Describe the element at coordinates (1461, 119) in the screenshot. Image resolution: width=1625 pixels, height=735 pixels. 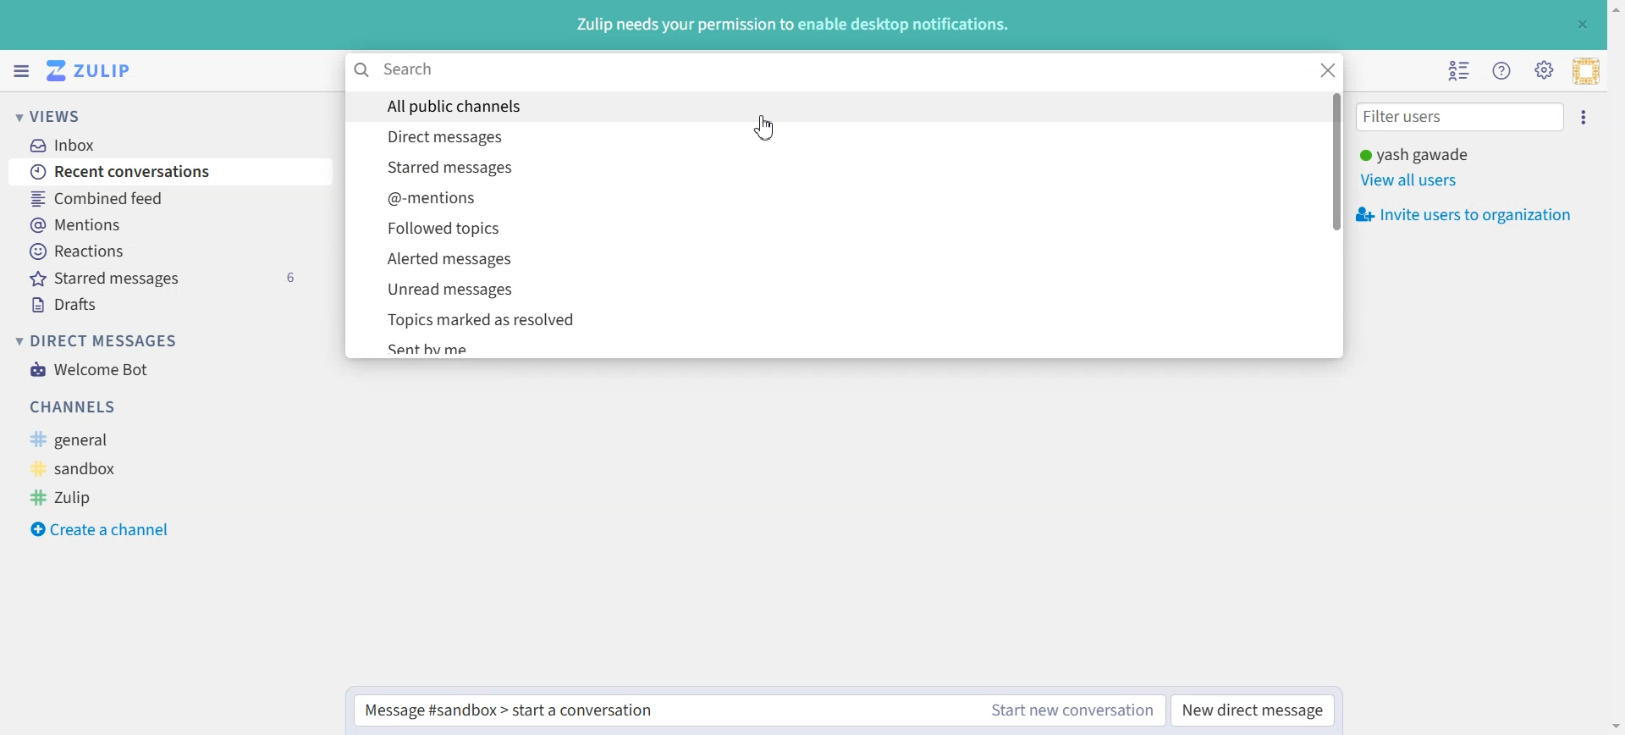
I see `Filter users` at that location.